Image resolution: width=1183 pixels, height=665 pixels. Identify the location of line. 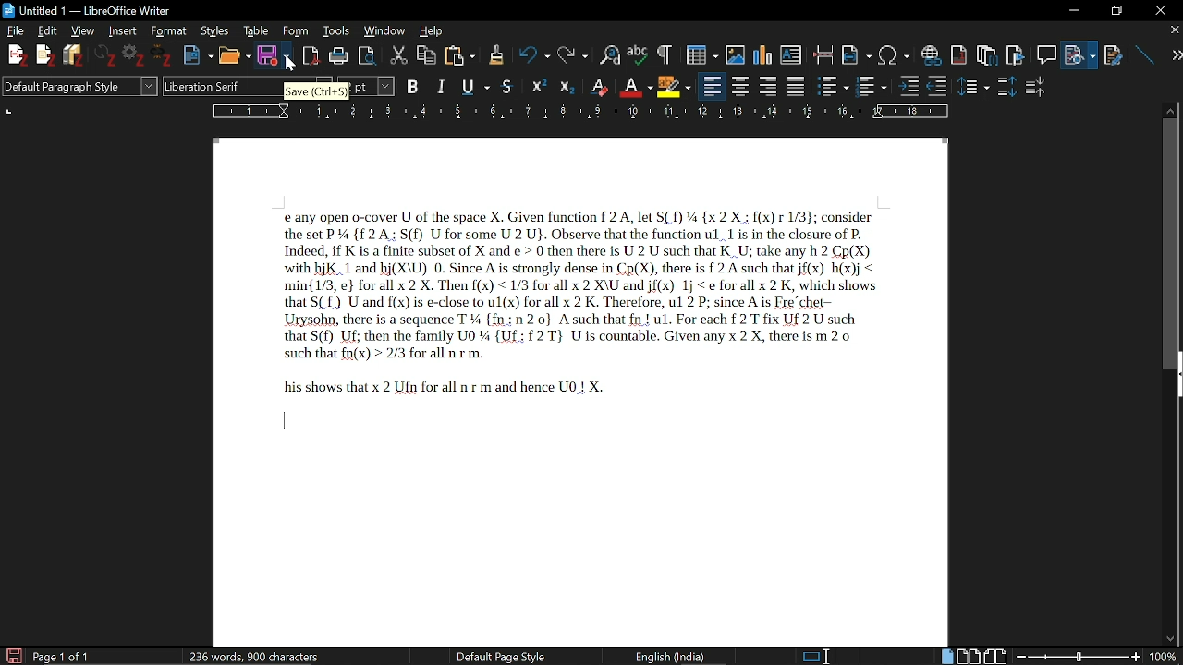
(1142, 52).